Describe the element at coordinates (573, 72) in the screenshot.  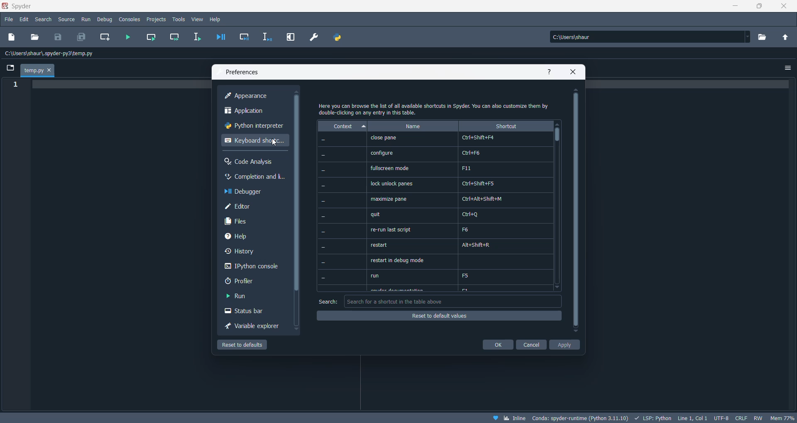
I see `close` at that location.